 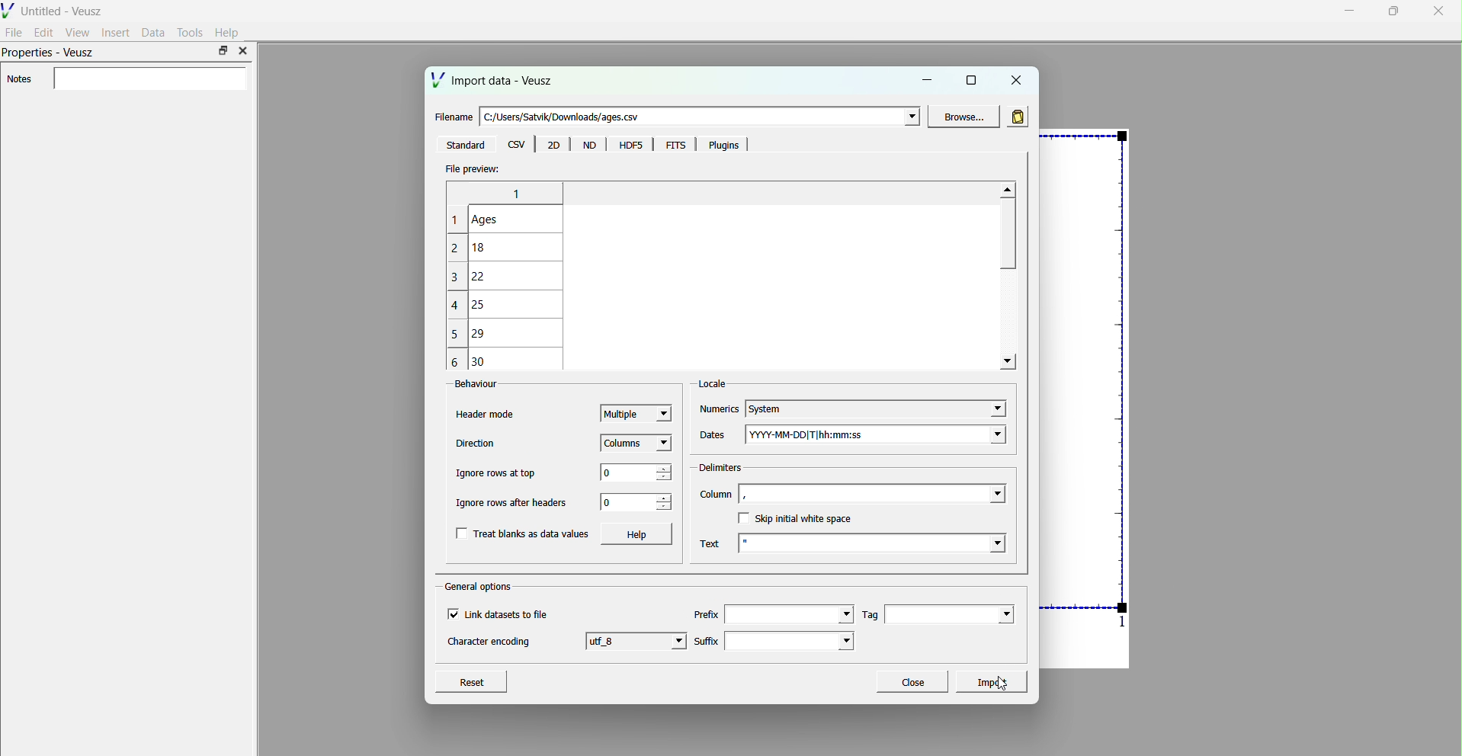 What do you see at coordinates (715, 494) in the screenshot?
I see `Column` at bounding box center [715, 494].